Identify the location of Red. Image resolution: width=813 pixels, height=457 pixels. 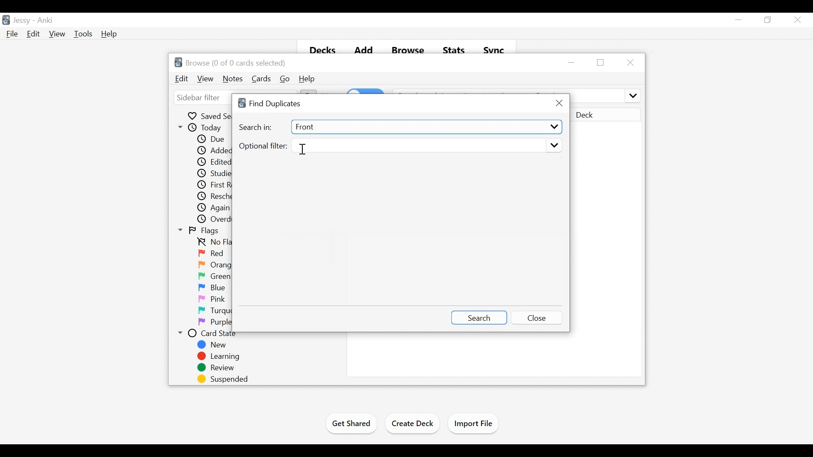
(212, 254).